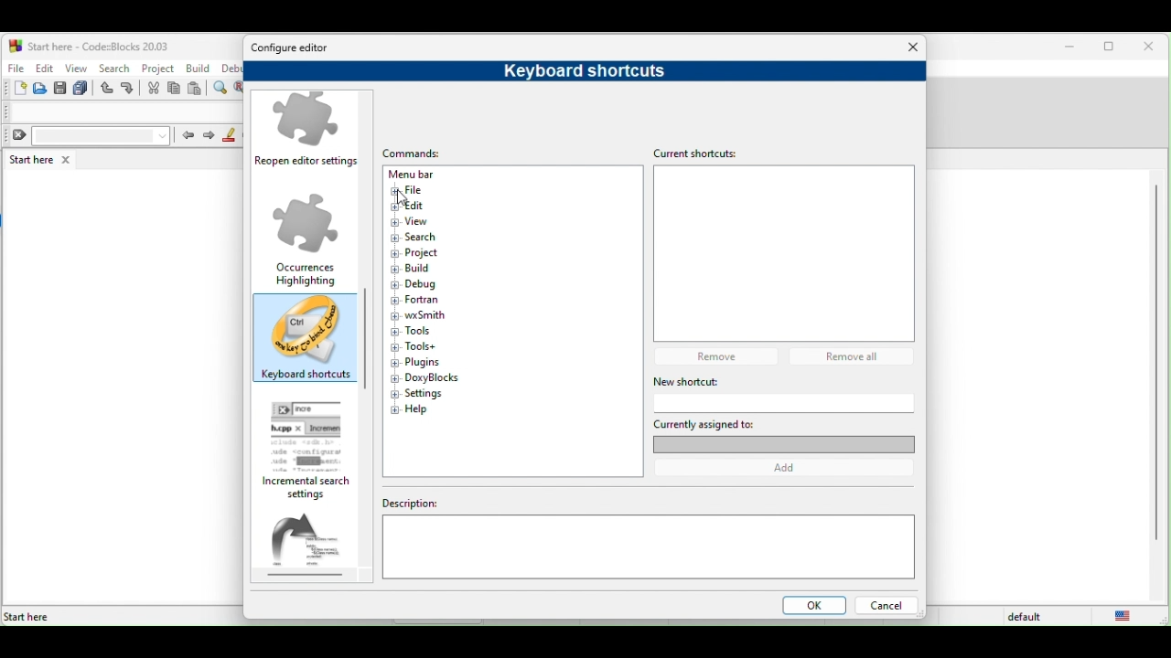 The height and width of the screenshot is (658, 1171). I want to click on Project, so click(428, 253).